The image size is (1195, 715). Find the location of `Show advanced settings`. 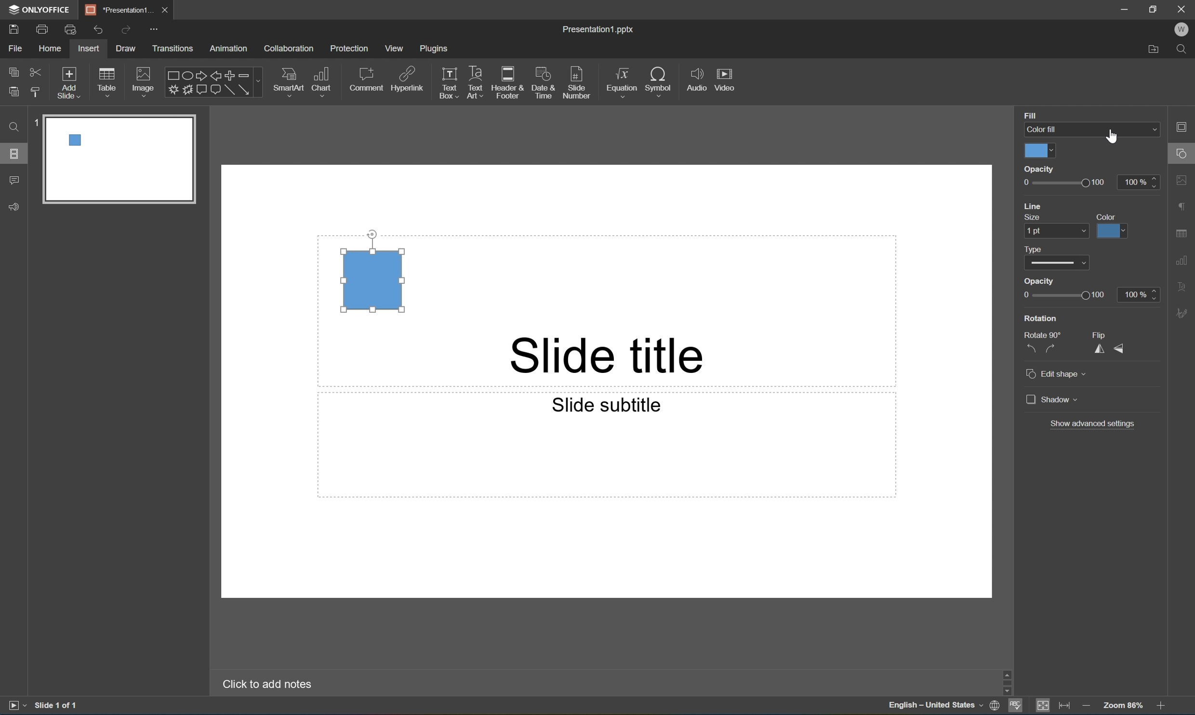

Show advanced settings is located at coordinates (1091, 425).